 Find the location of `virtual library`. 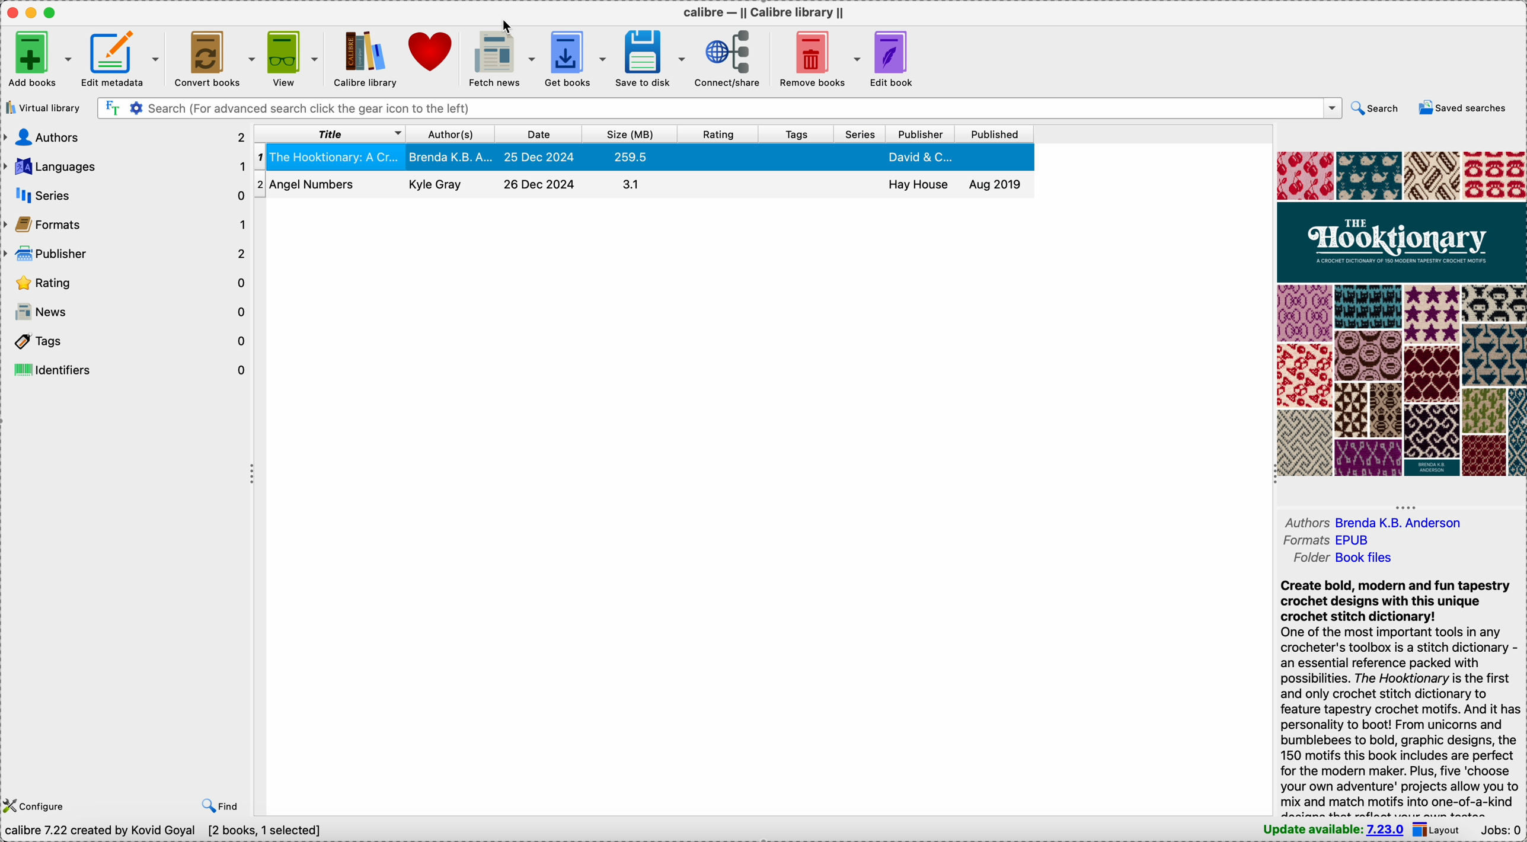

virtual library is located at coordinates (43, 107).